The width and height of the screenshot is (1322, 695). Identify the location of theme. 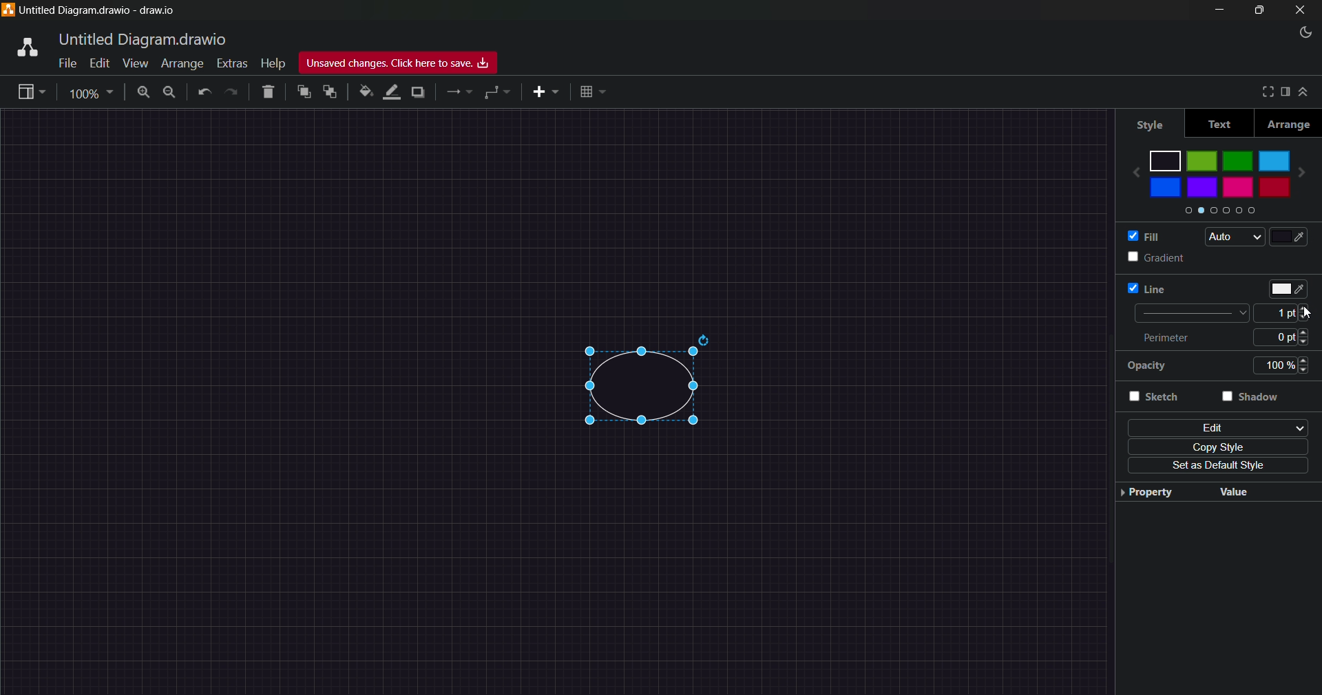
(1308, 33).